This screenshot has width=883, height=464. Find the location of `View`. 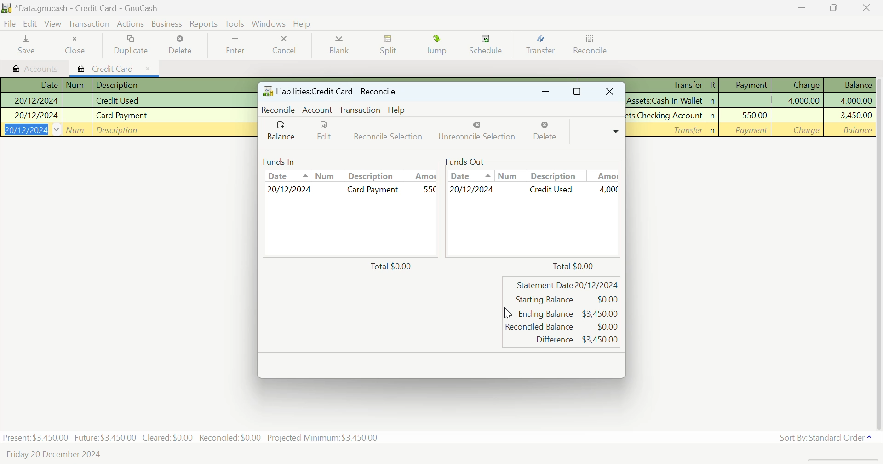

View is located at coordinates (52, 23).